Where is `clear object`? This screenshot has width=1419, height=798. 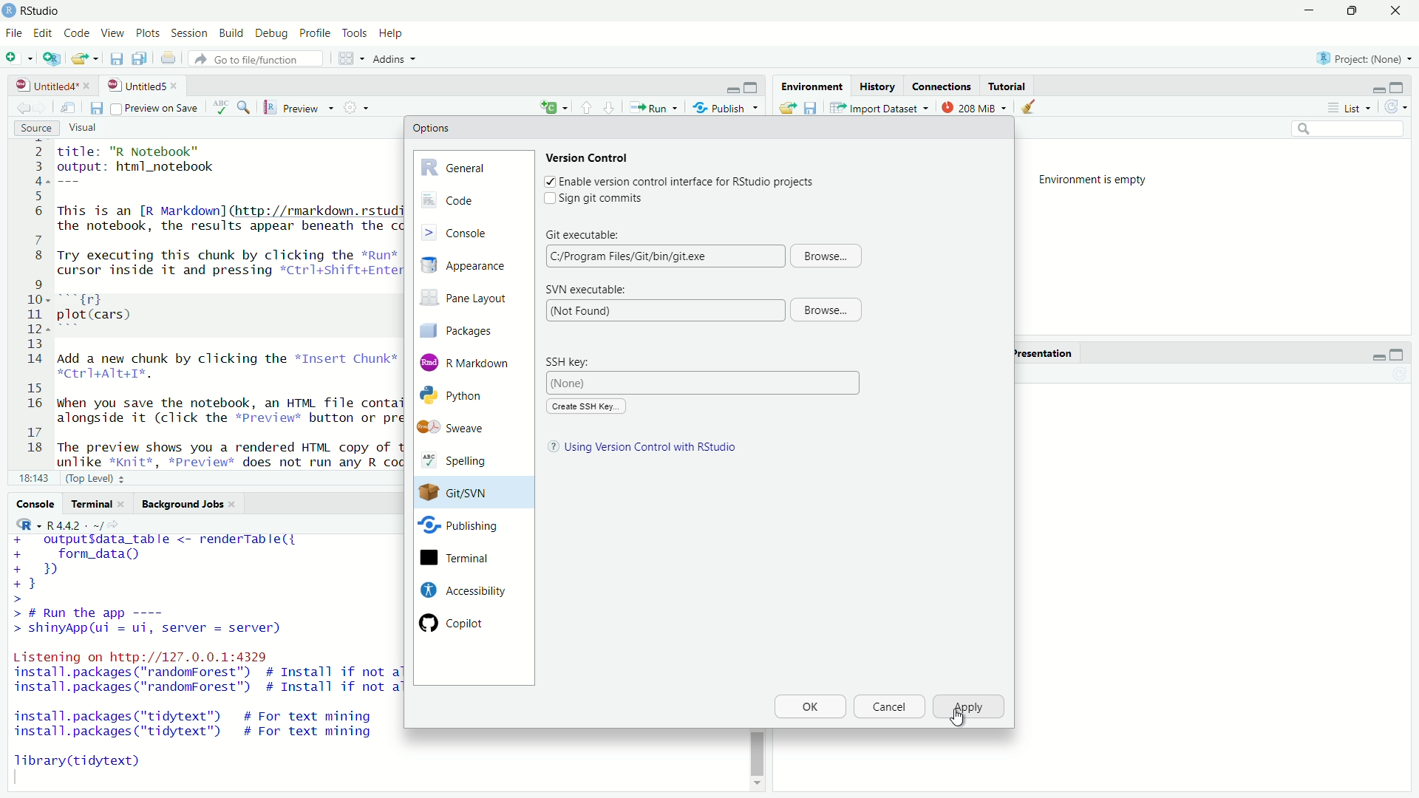 clear object is located at coordinates (1026, 107).